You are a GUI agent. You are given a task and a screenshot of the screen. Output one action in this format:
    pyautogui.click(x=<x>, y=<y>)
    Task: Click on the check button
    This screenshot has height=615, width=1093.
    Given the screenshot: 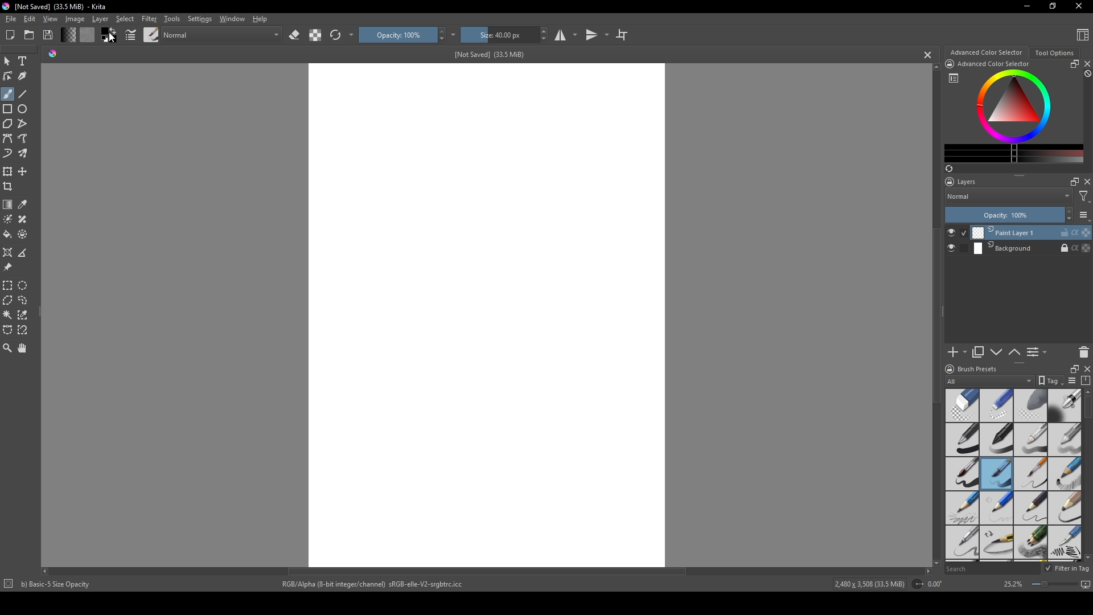 What is the action you would take?
    pyautogui.click(x=957, y=248)
    